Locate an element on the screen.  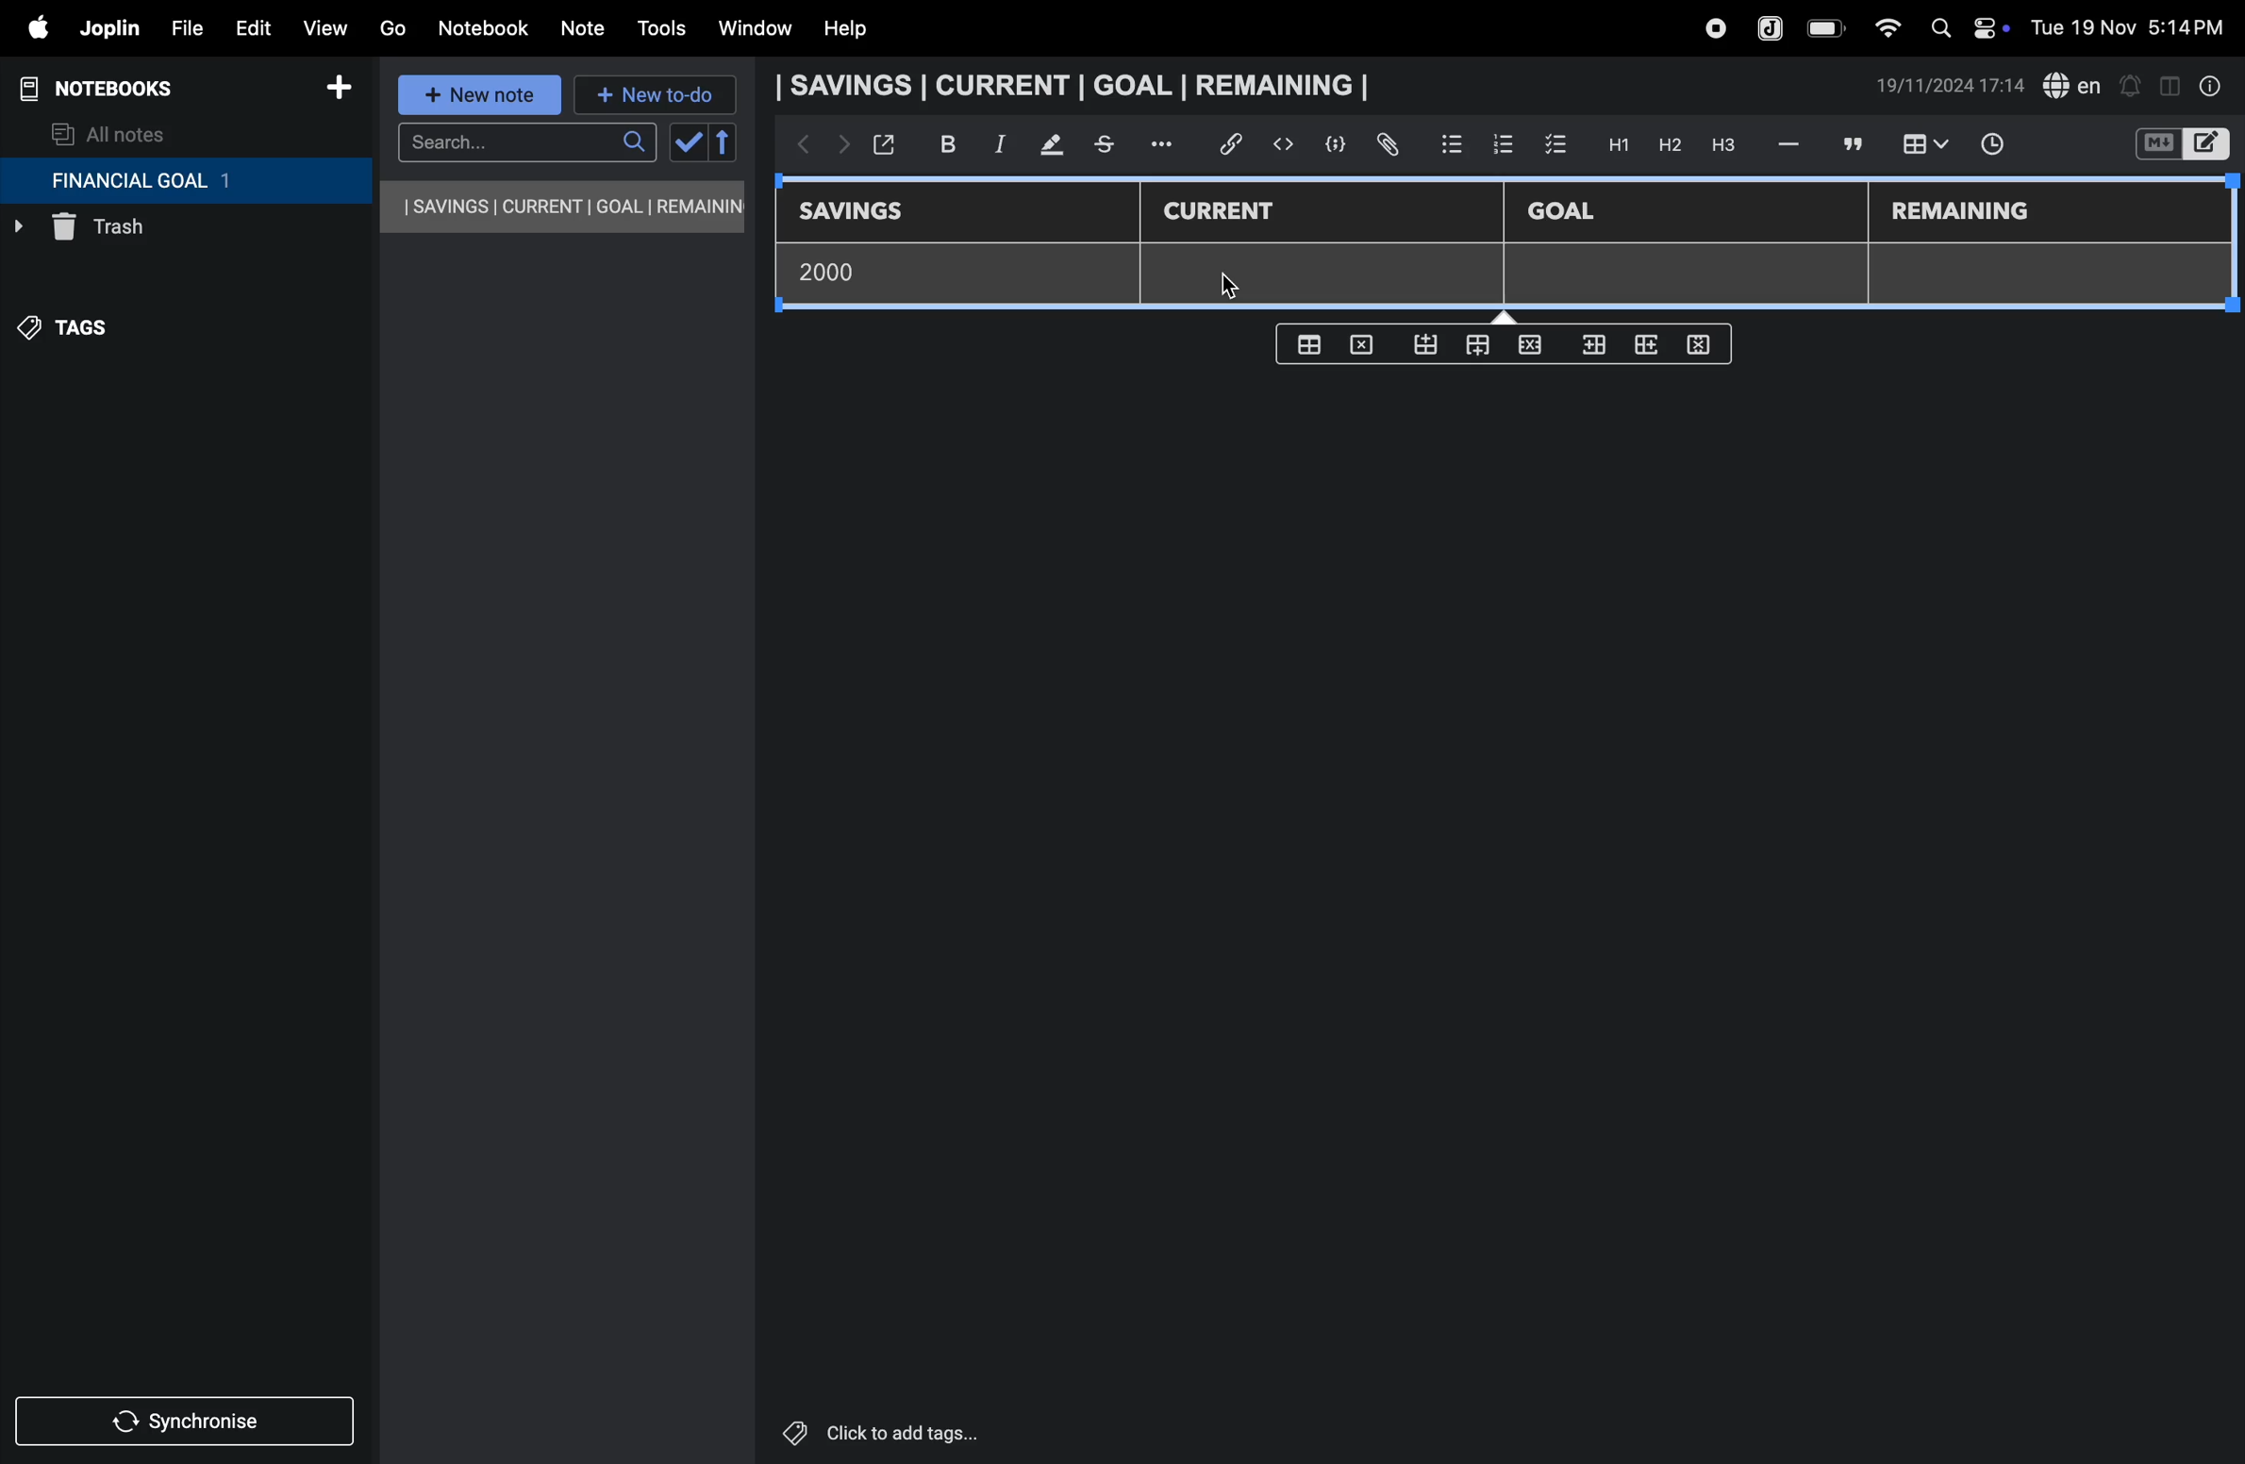
current is located at coordinates (1233, 212).